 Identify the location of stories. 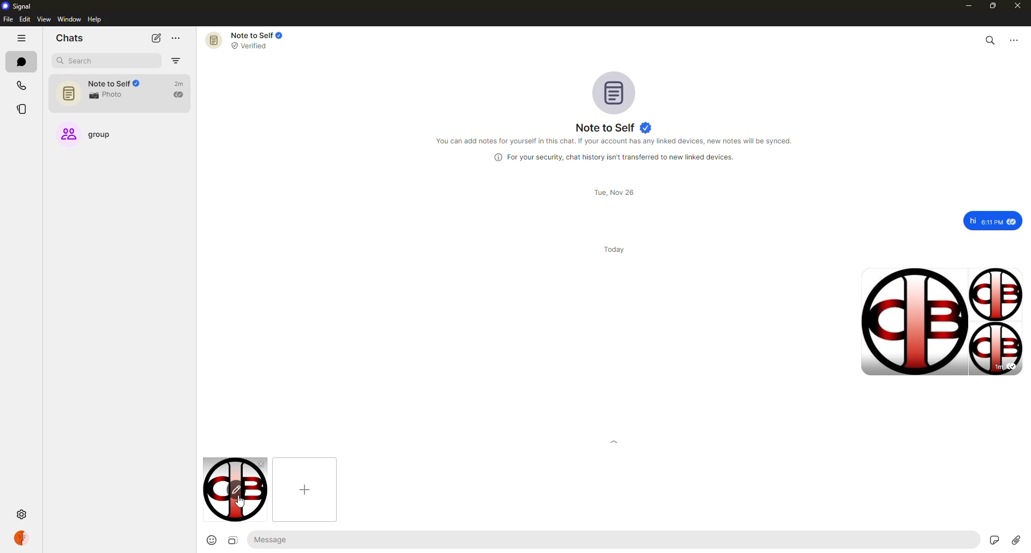
(21, 107).